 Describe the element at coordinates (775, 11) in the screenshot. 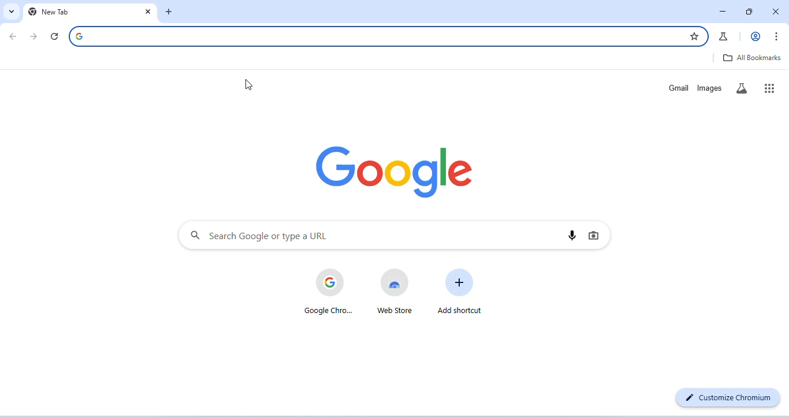

I see `close` at that location.